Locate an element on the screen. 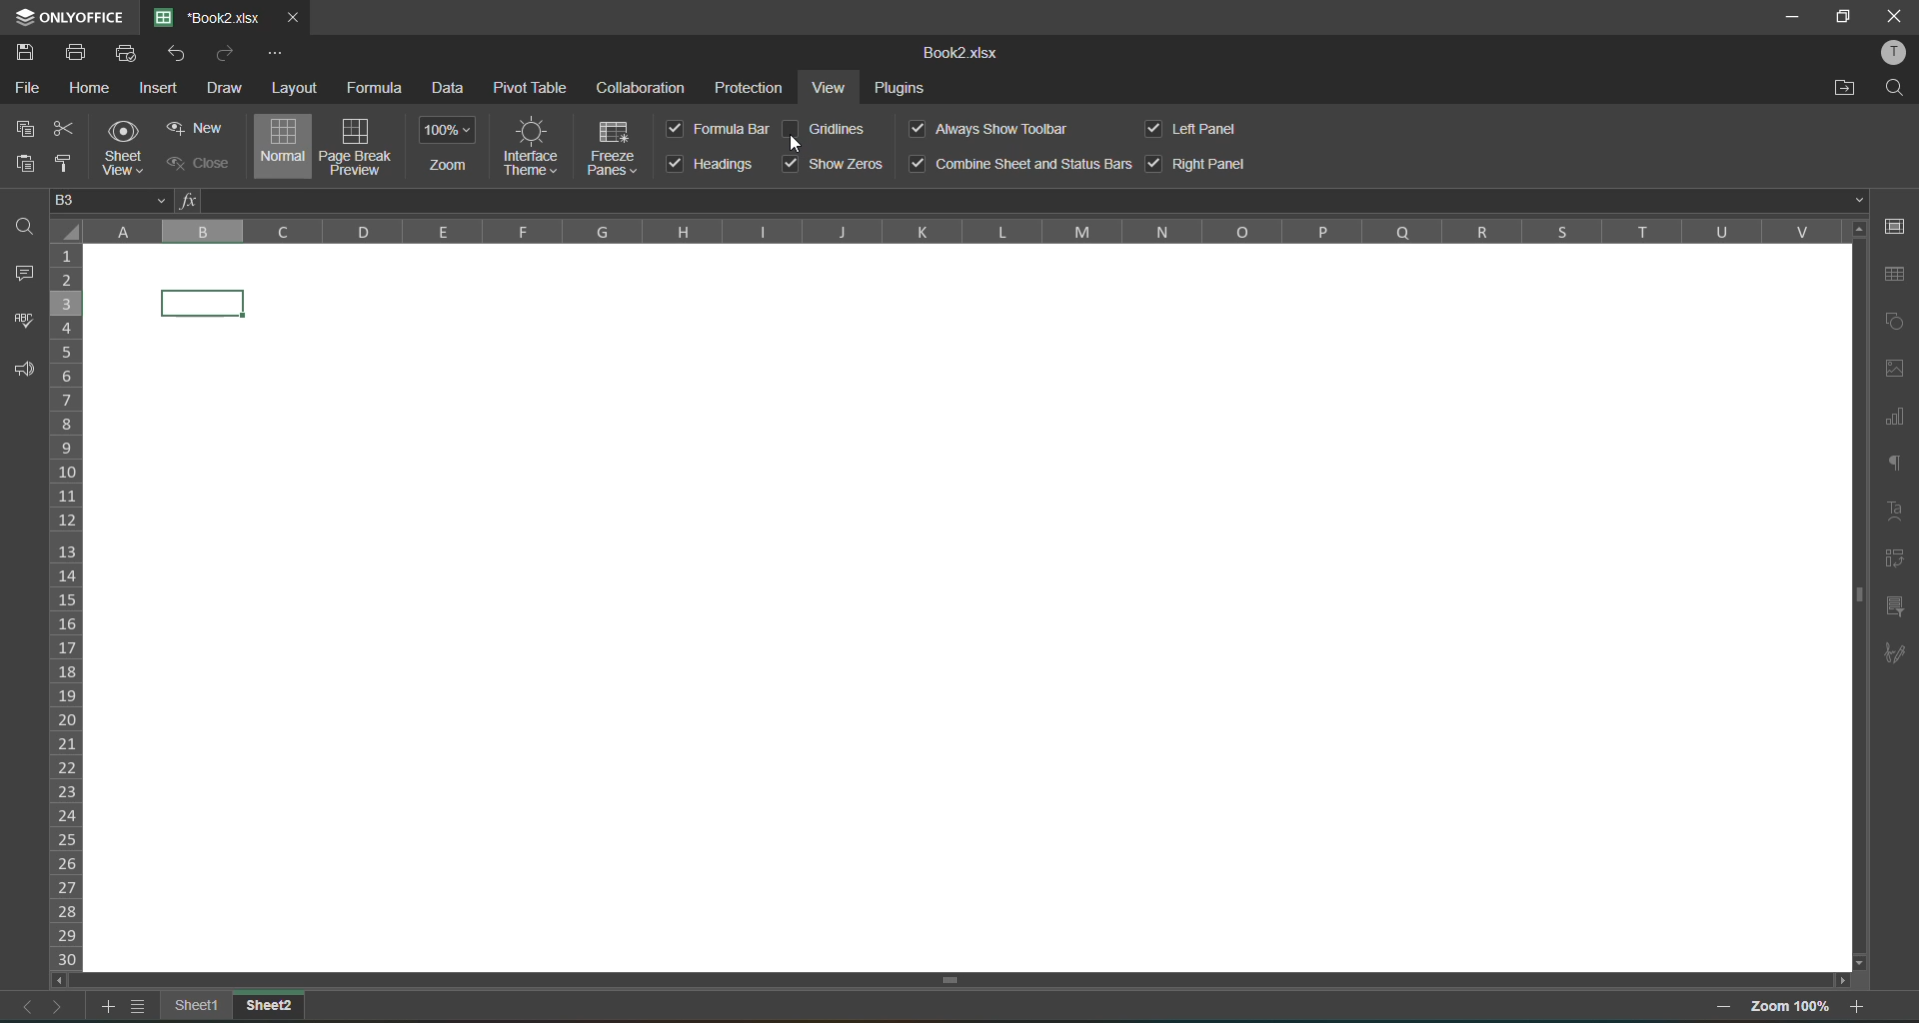 Image resolution: width=1919 pixels, height=1023 pixels. zoom out is located at coordinates (1725, 1008).